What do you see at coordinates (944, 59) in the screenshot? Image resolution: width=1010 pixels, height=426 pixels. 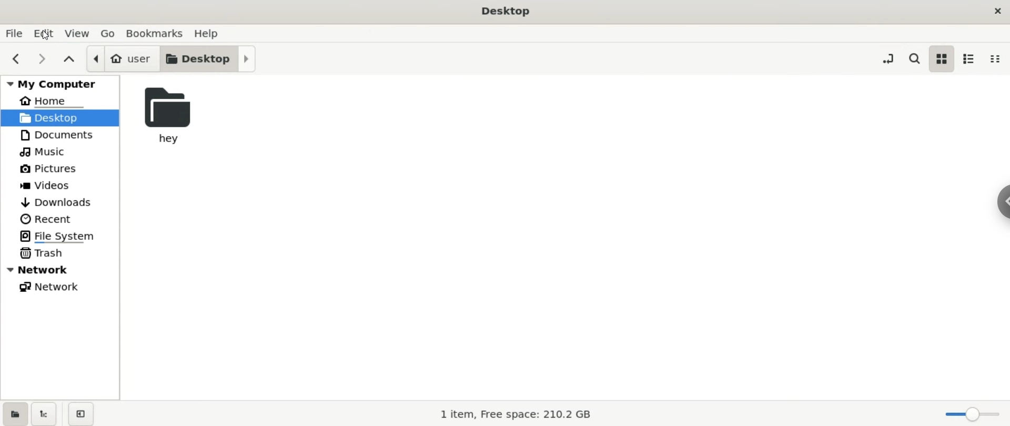 I see `icon view` at bounding box center [944, 59].